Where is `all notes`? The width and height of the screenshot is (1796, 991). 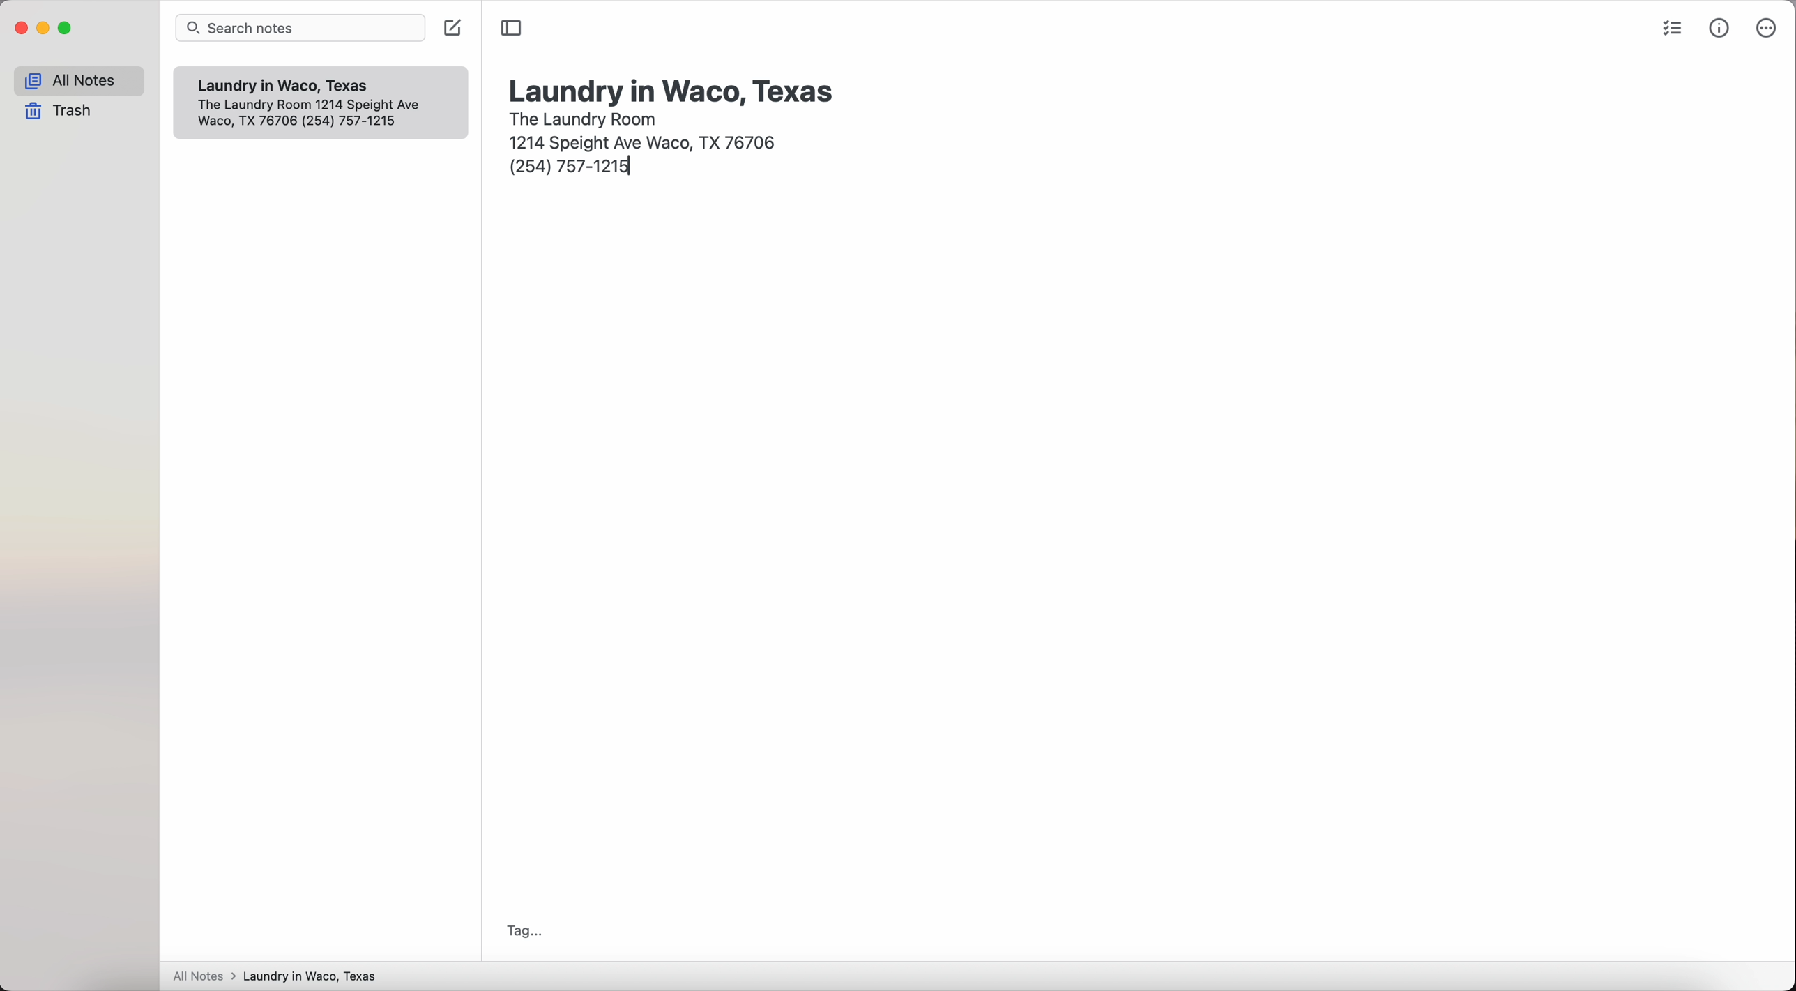
all notes is located at coordinates (79, 81).